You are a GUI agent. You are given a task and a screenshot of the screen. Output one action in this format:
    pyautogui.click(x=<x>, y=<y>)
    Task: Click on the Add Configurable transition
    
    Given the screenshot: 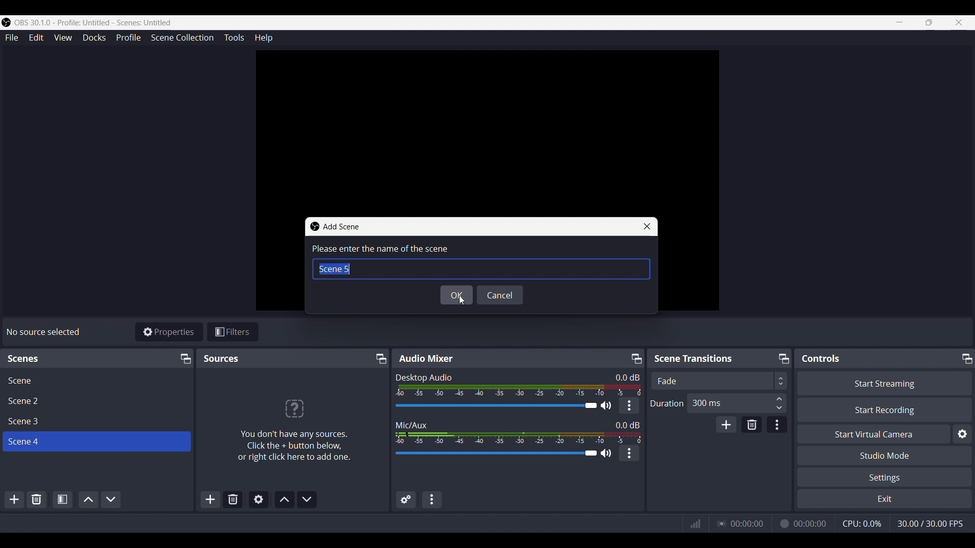 What is the action you would take?
    pyautogui.click(x=726, y=424)
    